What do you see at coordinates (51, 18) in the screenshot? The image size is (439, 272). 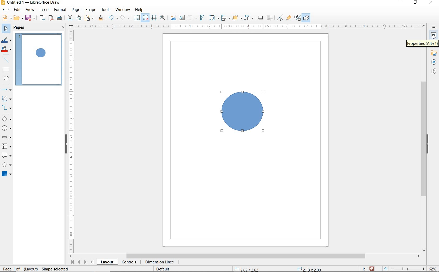 I see `EXPORT AS PDF` at bounding box center [51, 18].